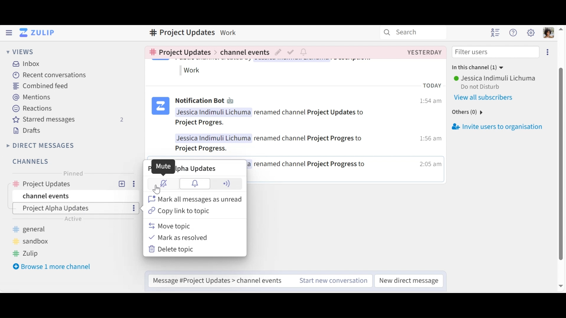 The width and height of the screenshot is (566, 318). What do you see at coordinates (162, 183) in the screenshot?
I see `mute ` at bounding box center [162, 183].